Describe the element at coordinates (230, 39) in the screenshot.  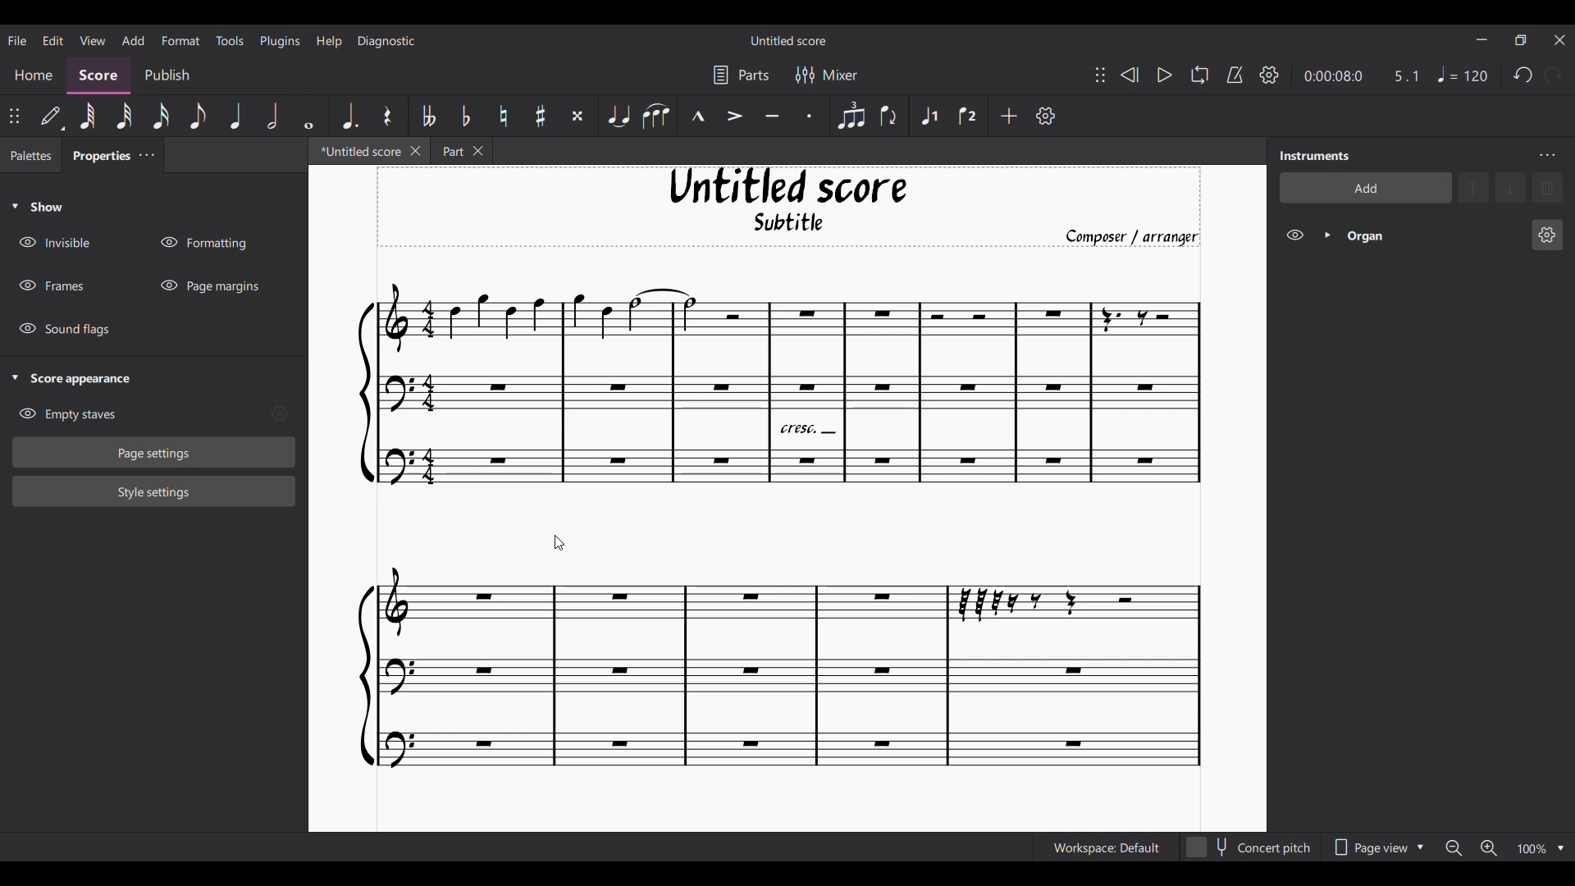
I see `Tools menu` at that location.